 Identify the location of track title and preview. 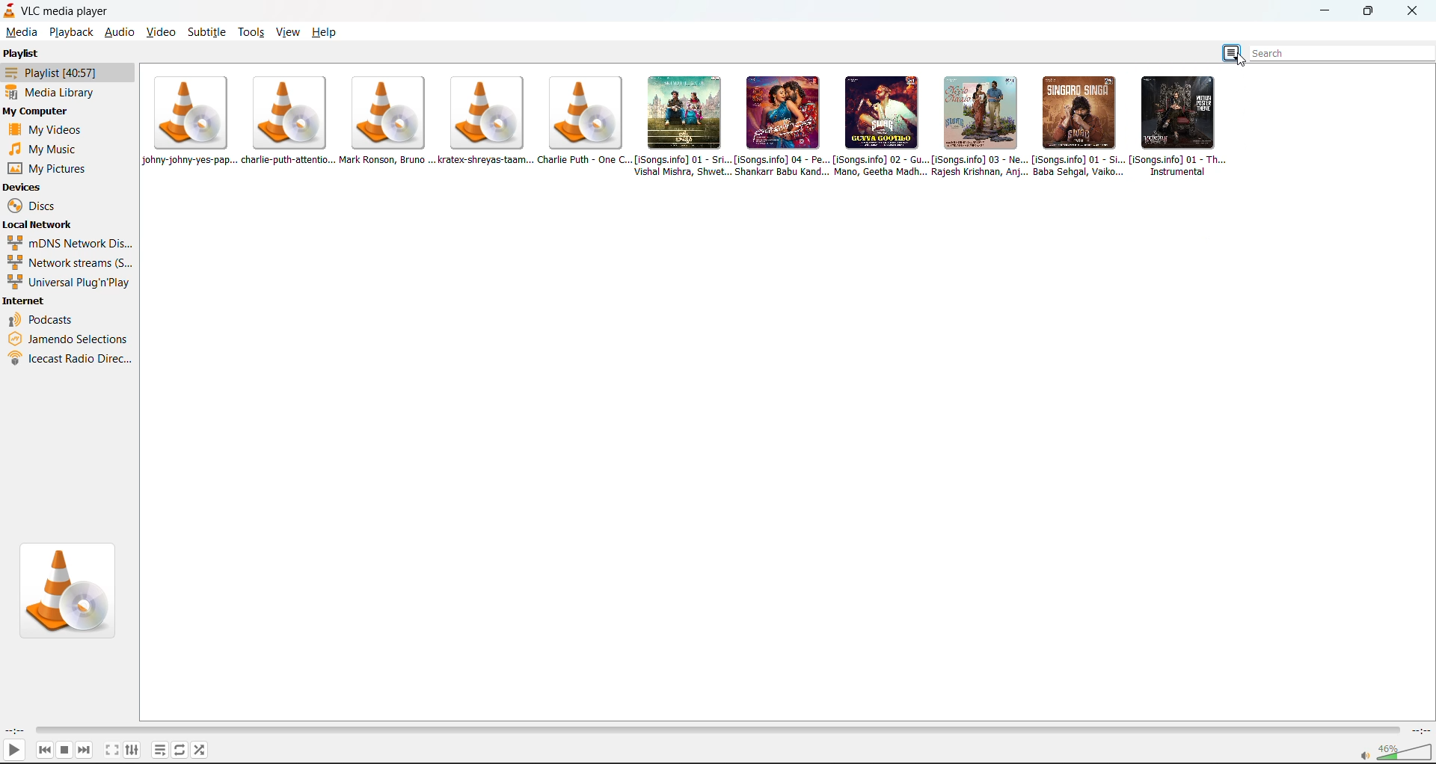
(483, 123).